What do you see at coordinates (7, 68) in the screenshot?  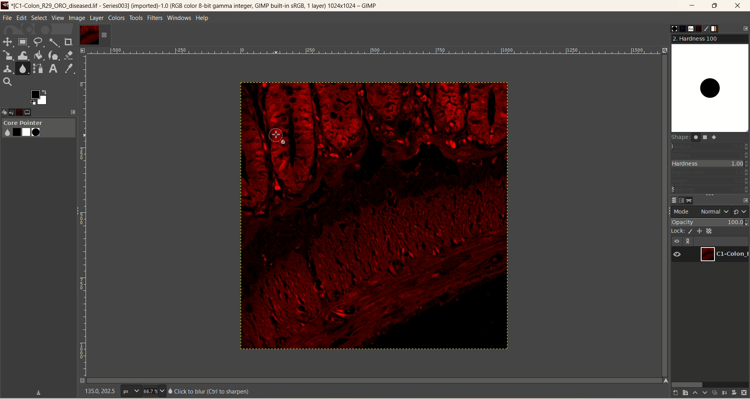 I see `clone tool` at bounding box center [7, 68].